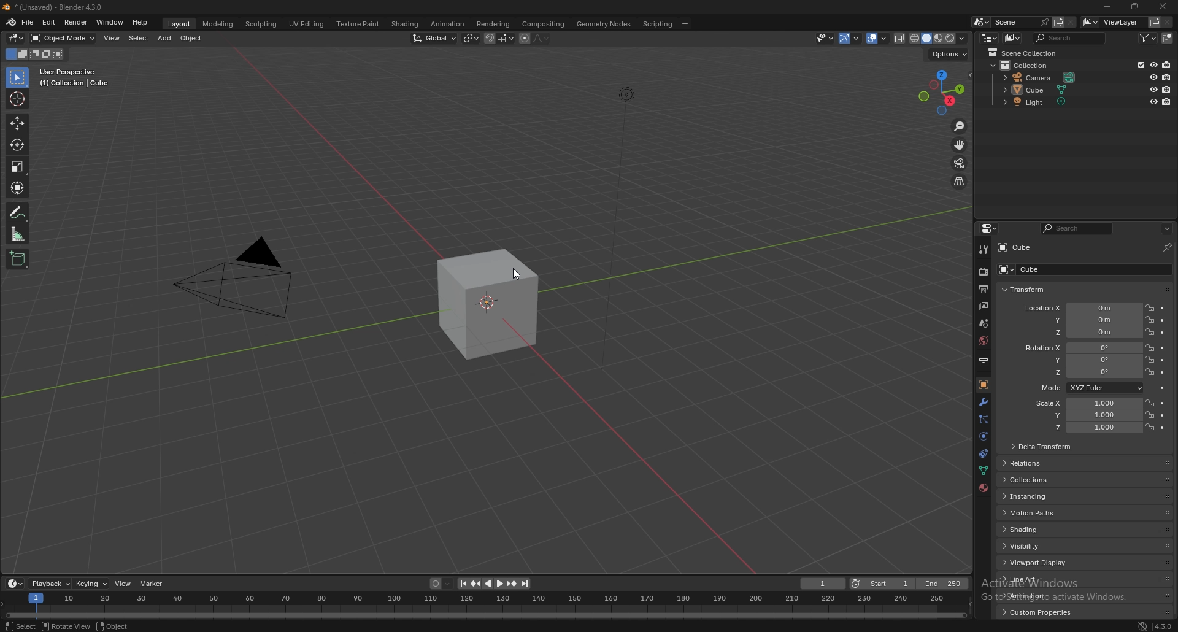 Image resolution: width=1178 pixels, height=632 pixels. Describe the element at coordinates (18, 122) in the screenshot. I see `move` at that location.